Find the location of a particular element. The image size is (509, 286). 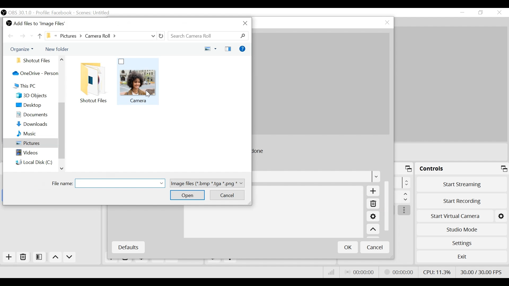

Start Streaming is located at coordinates (462, 184).